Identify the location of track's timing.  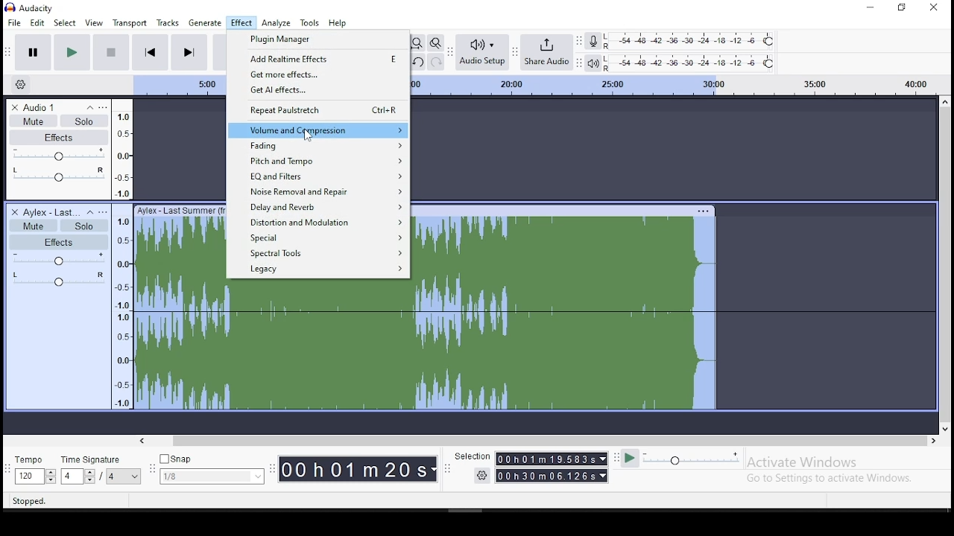
(179, 86).